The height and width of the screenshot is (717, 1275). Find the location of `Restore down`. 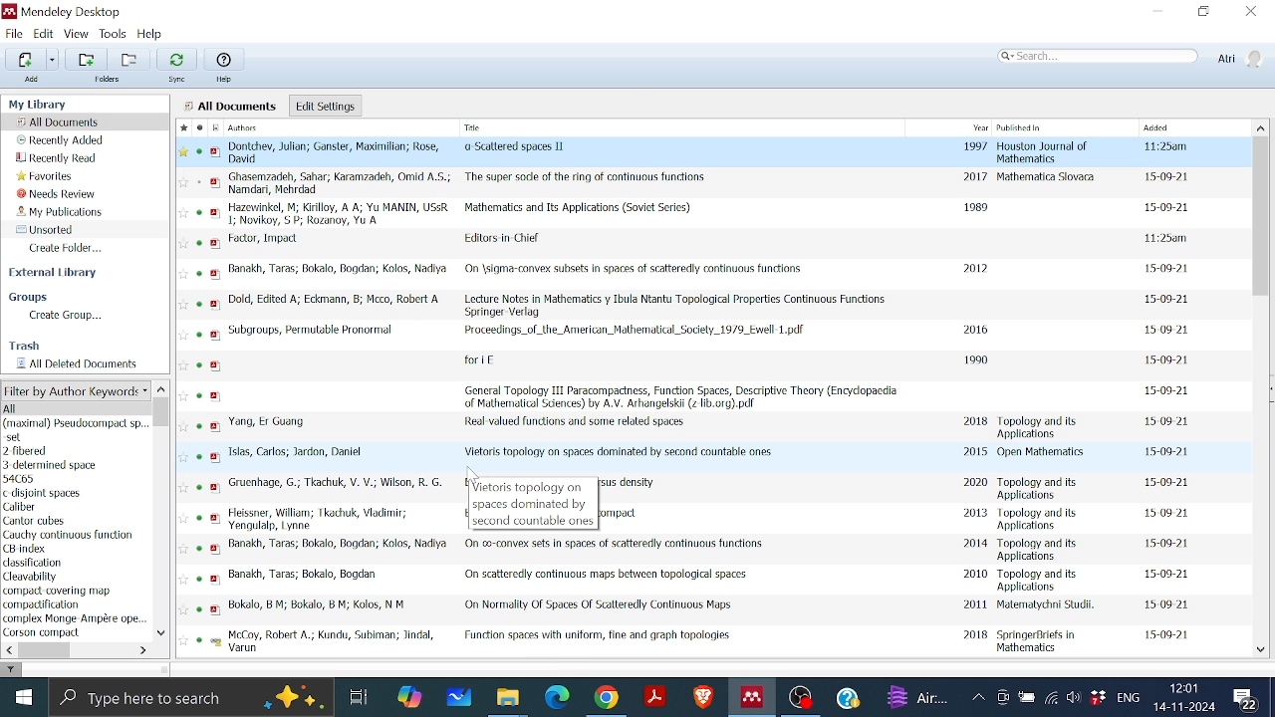

Restore down is located at coordinates (1204, 12).